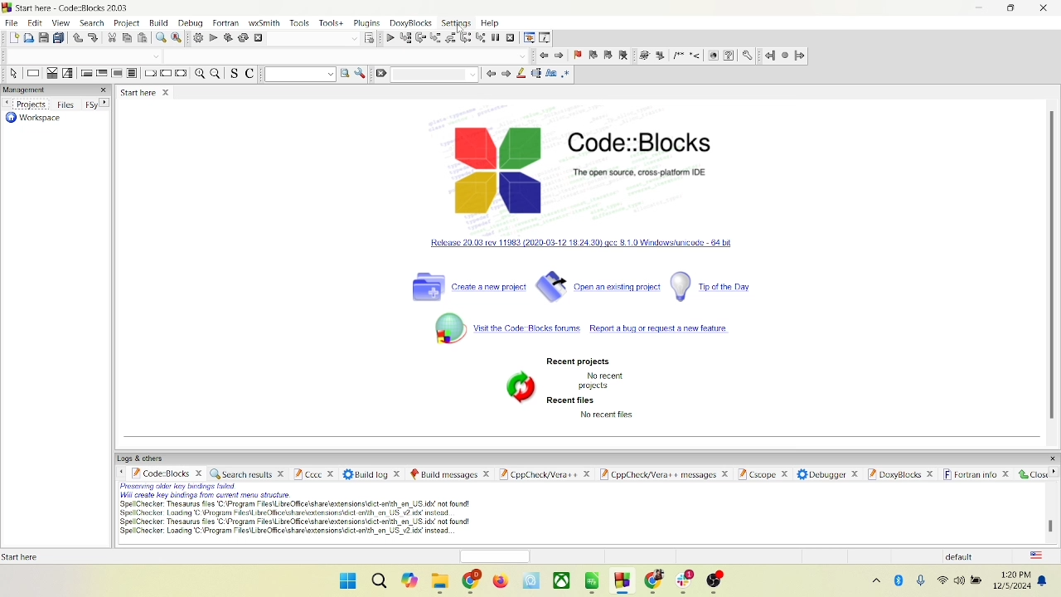 Image resolution: width=1061 pixels, height=597 pixels. Describe the element at coordinates (252, 75) in the screenshot. I see `toggle comment` at that location.